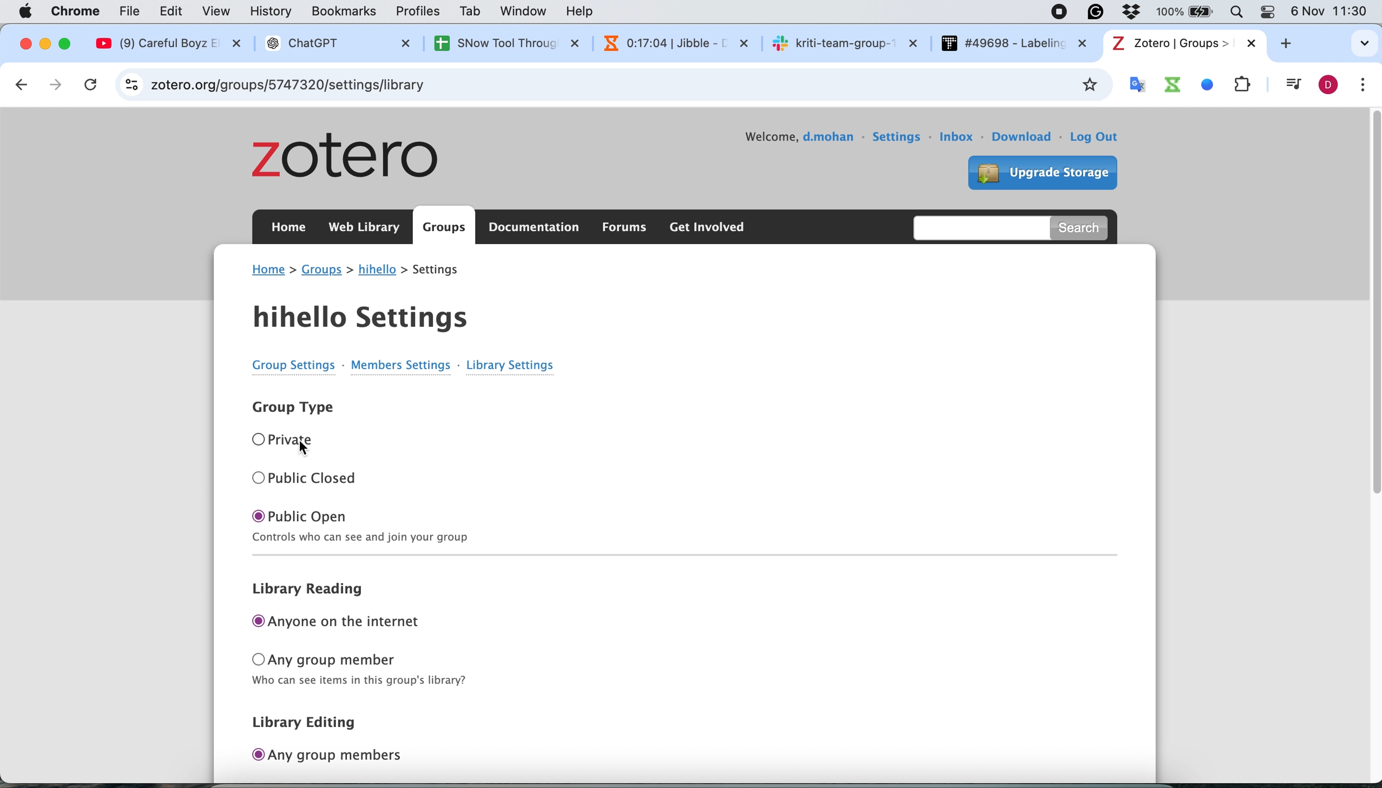  What do you see at coordinates (706, 228) in the screenshot?
I see `get involved` at bounding box center [706, 228].